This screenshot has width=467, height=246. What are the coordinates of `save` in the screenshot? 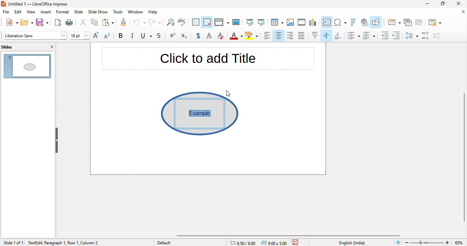 It's located at (42, 23).